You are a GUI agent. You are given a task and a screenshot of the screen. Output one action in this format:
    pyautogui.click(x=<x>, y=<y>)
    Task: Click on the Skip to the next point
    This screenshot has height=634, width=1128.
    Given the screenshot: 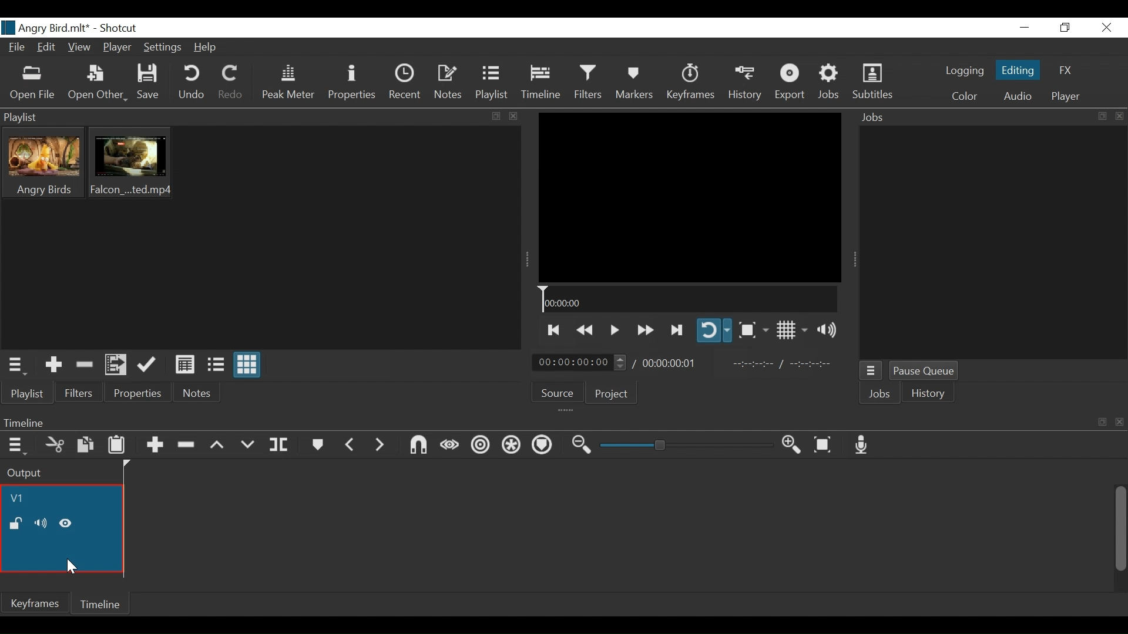 What is the action you would take?
    pyautogui.click(x=676, y=331)
    